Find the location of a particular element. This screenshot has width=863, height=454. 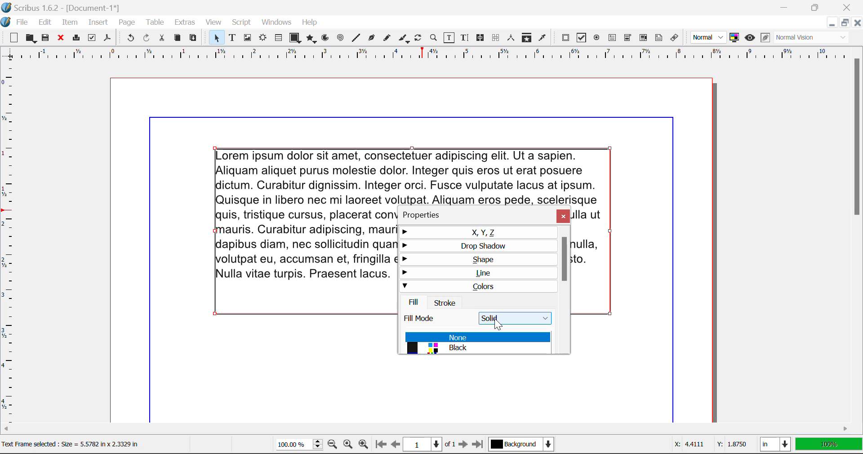

Eyedropper is located at coordinates (542, 39).